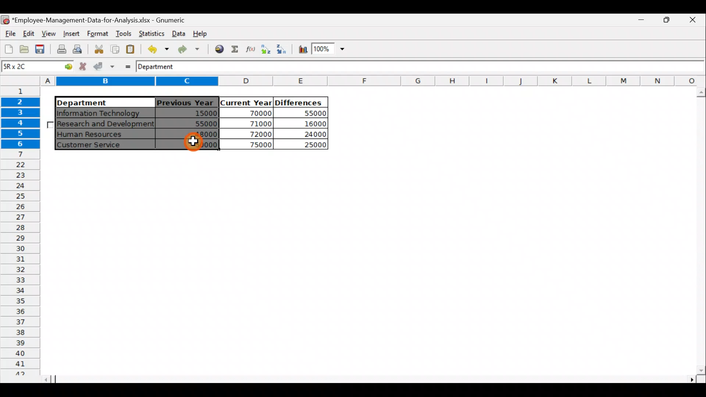 The image size is (706, 397). What do you see at coordinates (307, 134) in the screenshot?
I see `24000` at bounding box center [307, 134].